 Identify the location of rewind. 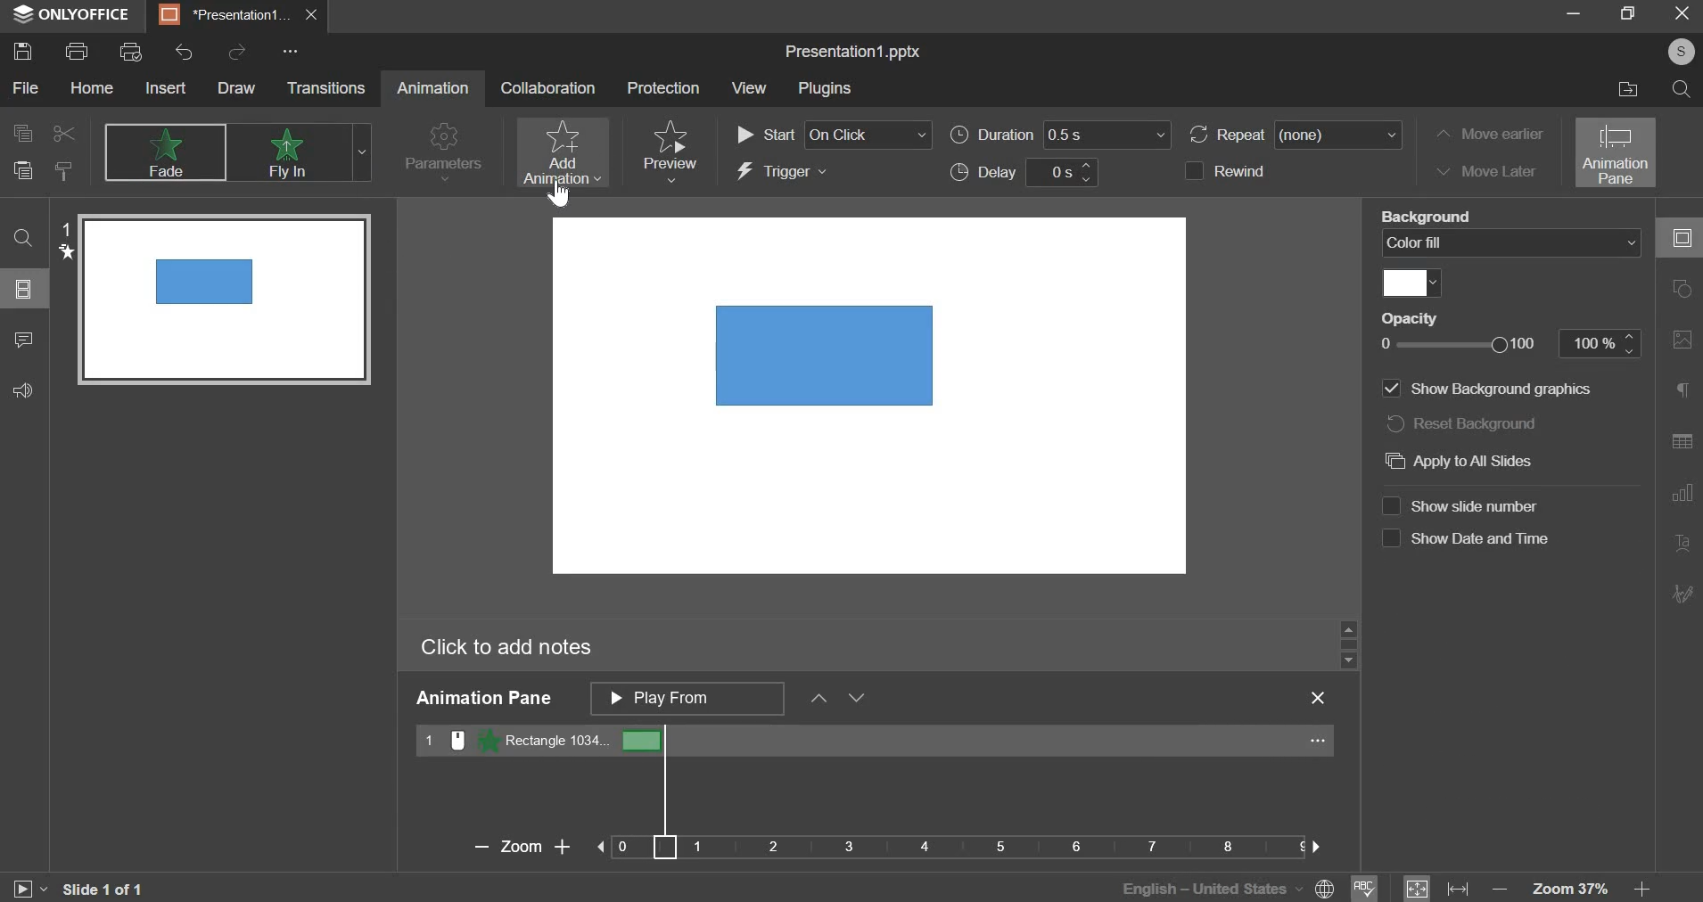
(1251, 171).